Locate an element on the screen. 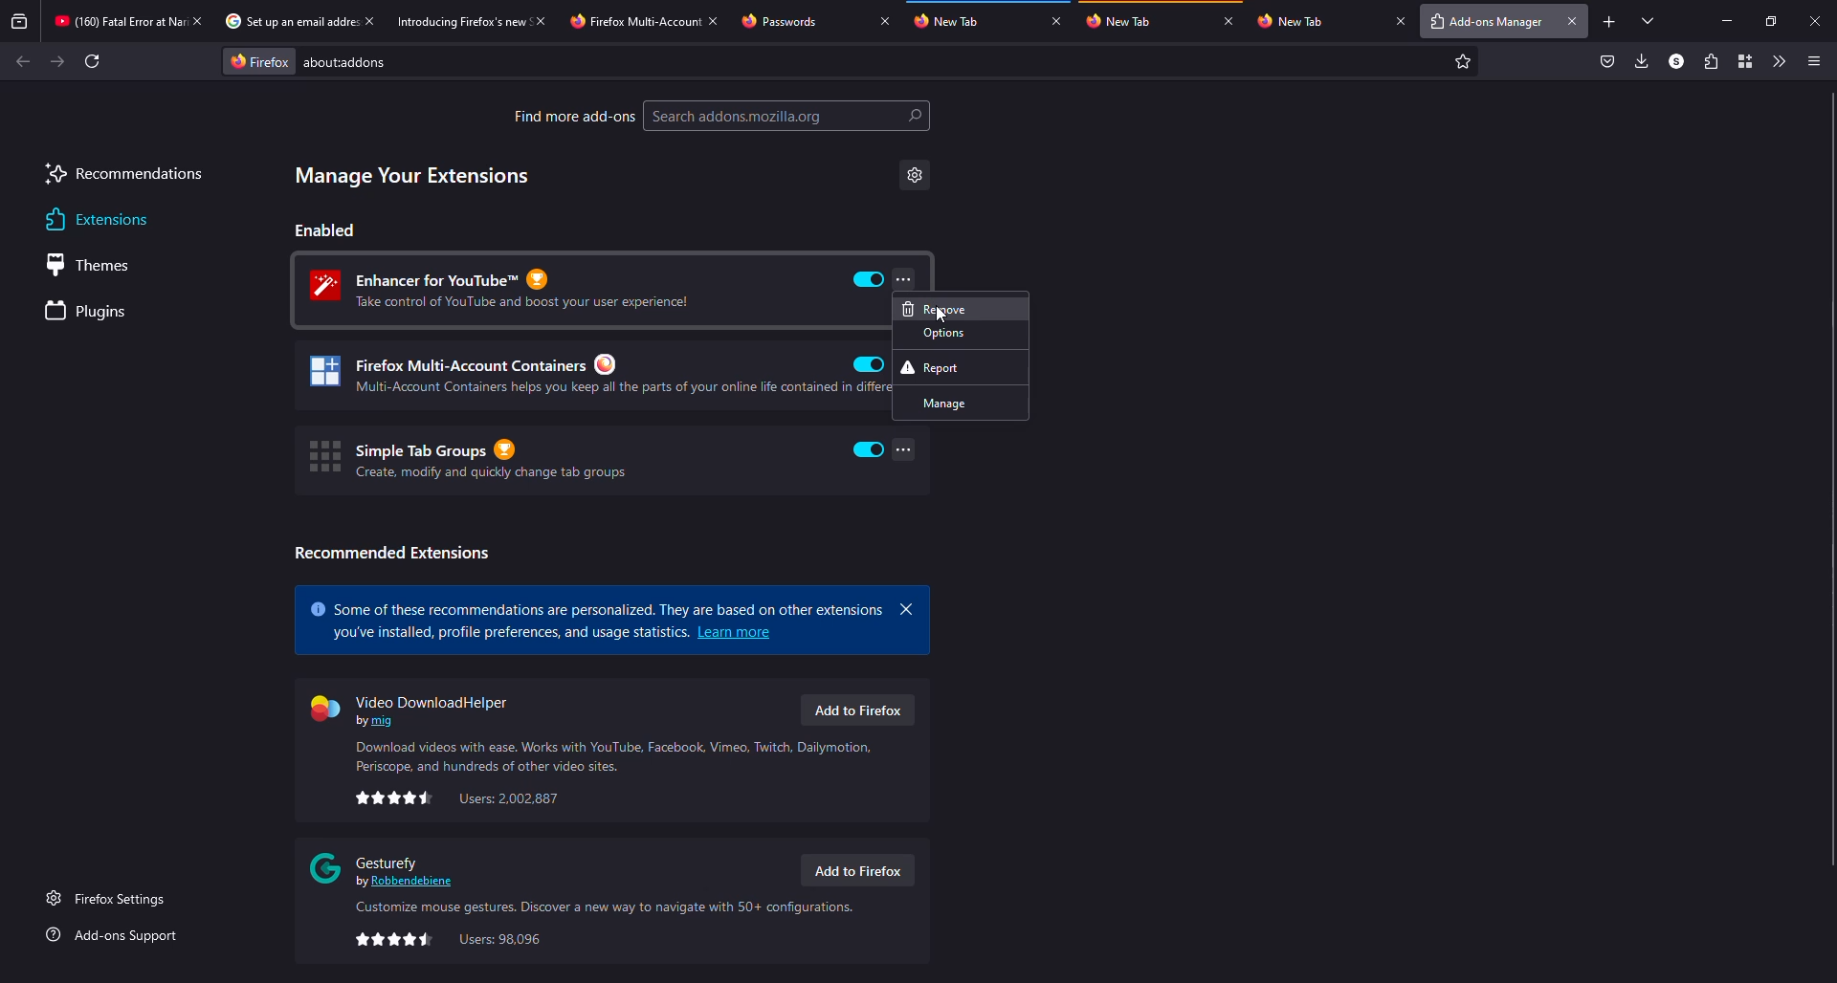  container is located at coordinates (1745, 60).